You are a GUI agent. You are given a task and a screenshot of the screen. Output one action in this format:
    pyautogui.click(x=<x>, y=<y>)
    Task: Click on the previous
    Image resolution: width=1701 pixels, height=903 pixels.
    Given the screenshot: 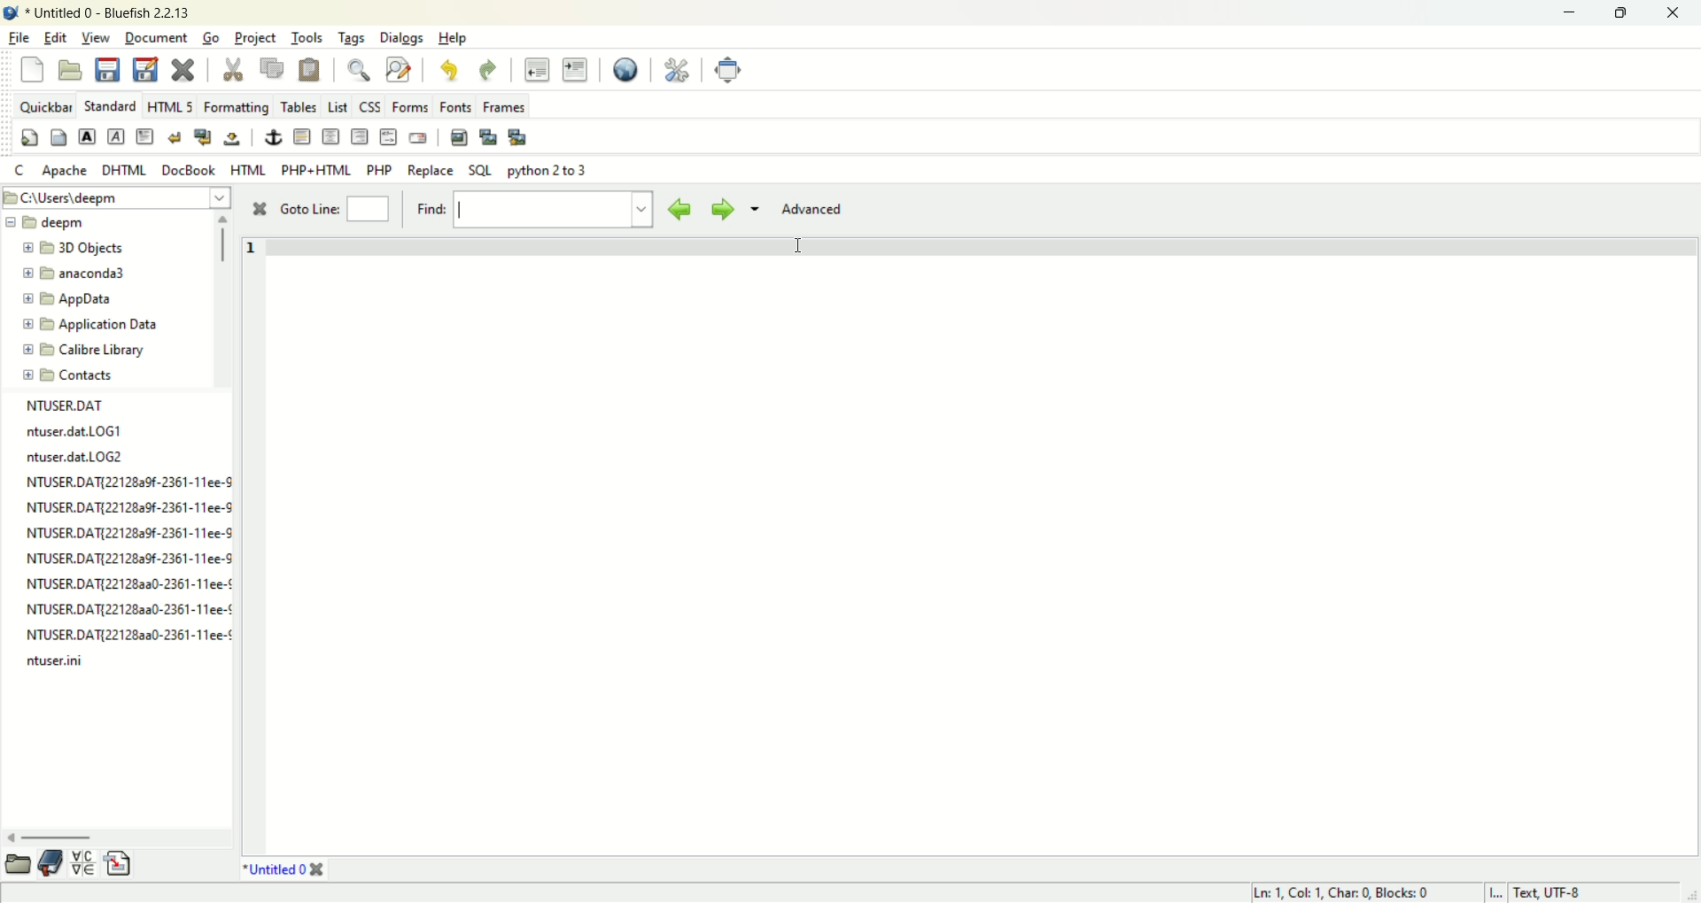 What is the action you would take?
    pyautogui.click(x=680, y=208)
    